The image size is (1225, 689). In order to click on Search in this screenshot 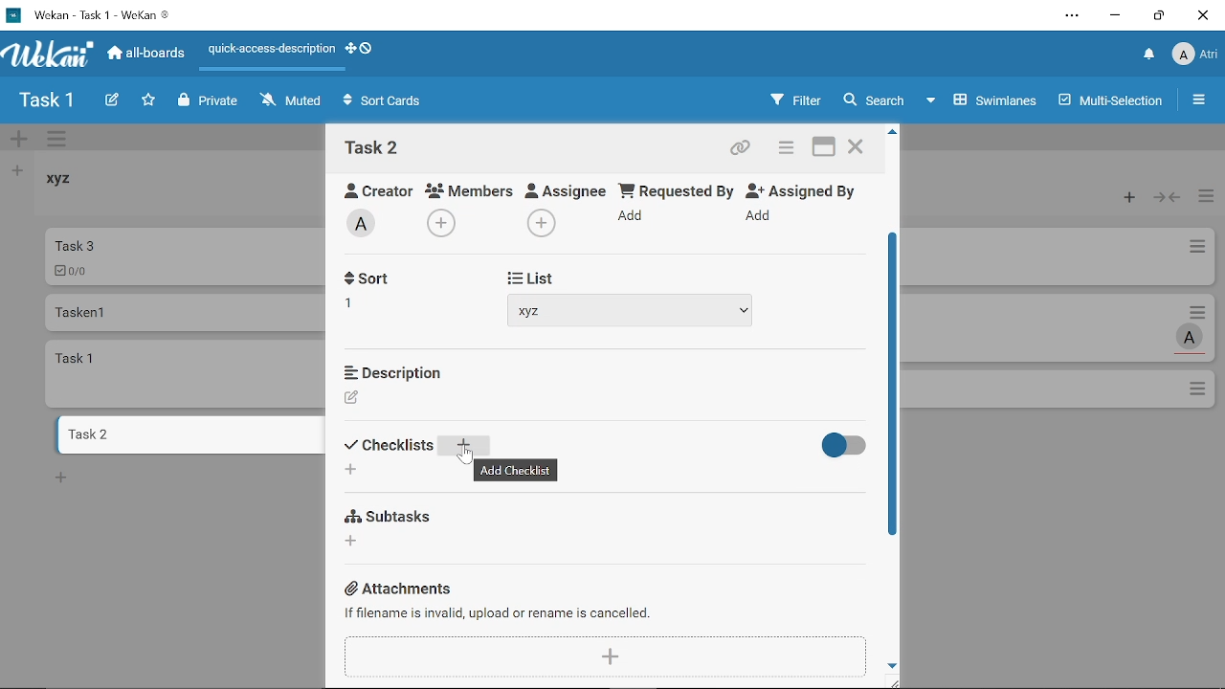, I will do `click(873, 100)`.